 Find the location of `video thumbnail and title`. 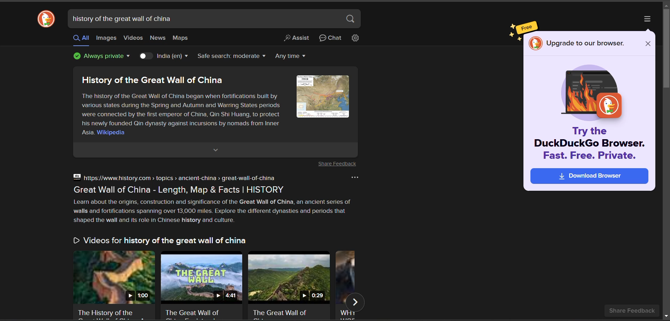

video thumbnail and title is located at coordinates (291, 285).